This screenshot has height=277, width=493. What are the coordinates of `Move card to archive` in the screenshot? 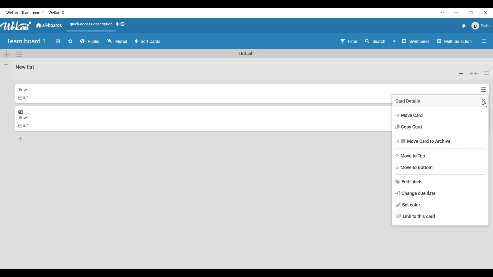 It's located at (440, 141).